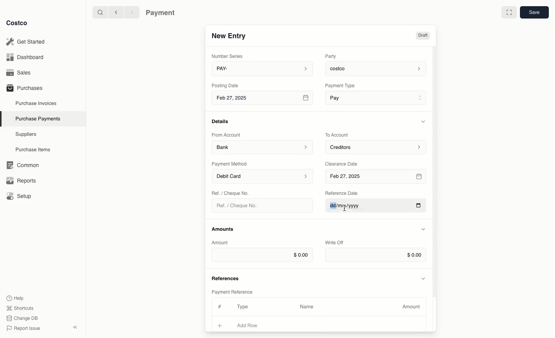 The height and width of the screenshot is (338, 555). What do you see at coordinates (226, 85) in the screenshot?
I see `Posting Date` at bounding box center [226, 85].